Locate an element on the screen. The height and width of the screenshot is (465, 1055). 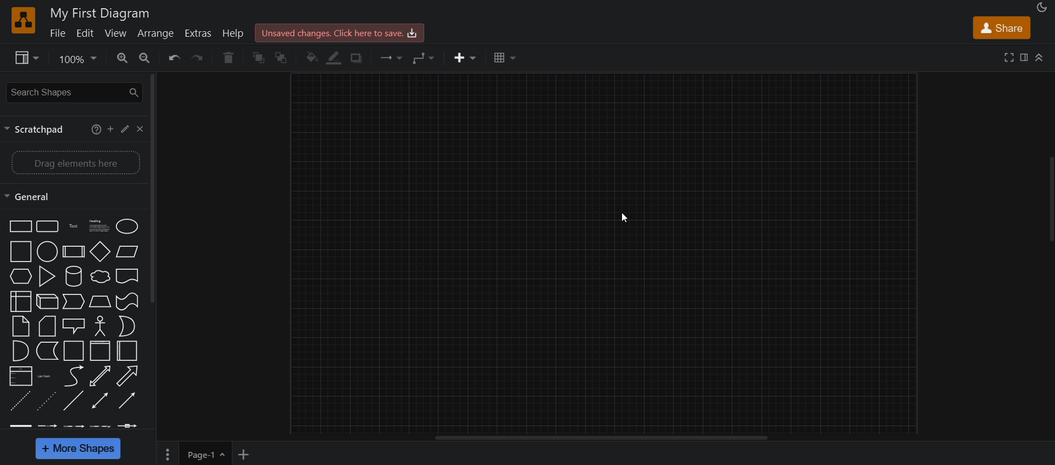
page 1 is located at coordinates (208, 453).